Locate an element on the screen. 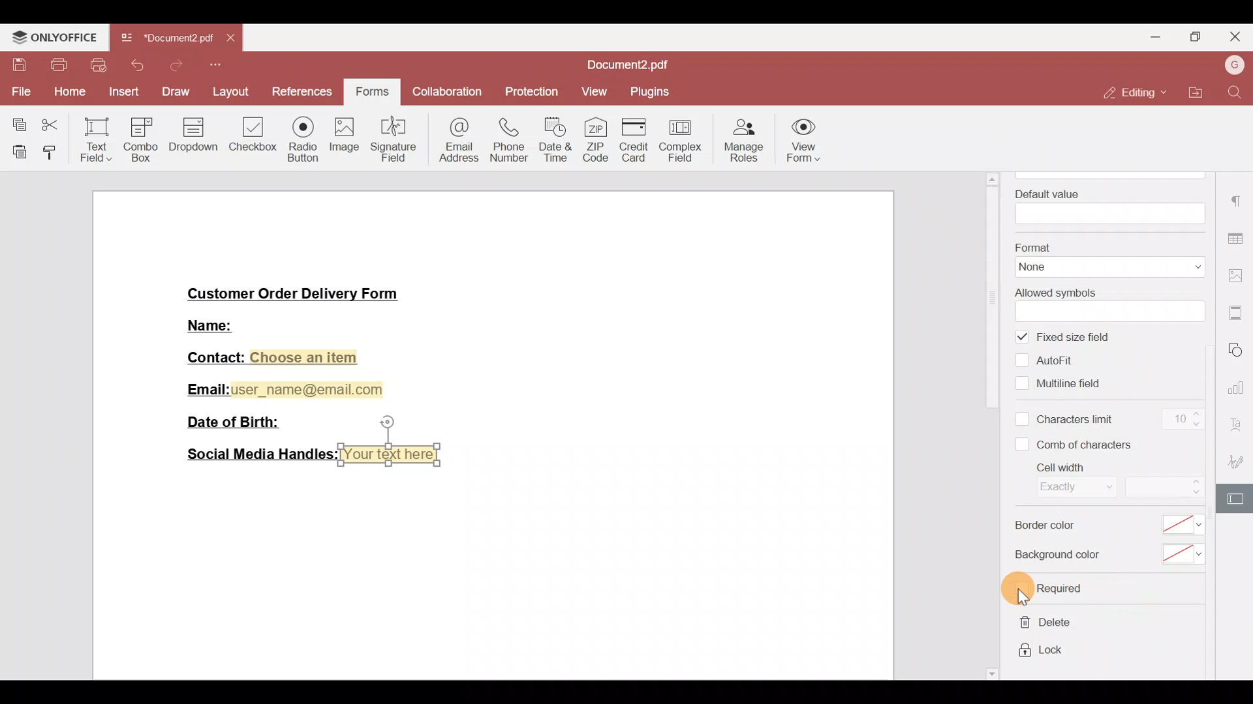 The image size is (1253, 704). ONLYOFFICE is located at coordinates (55, 37).